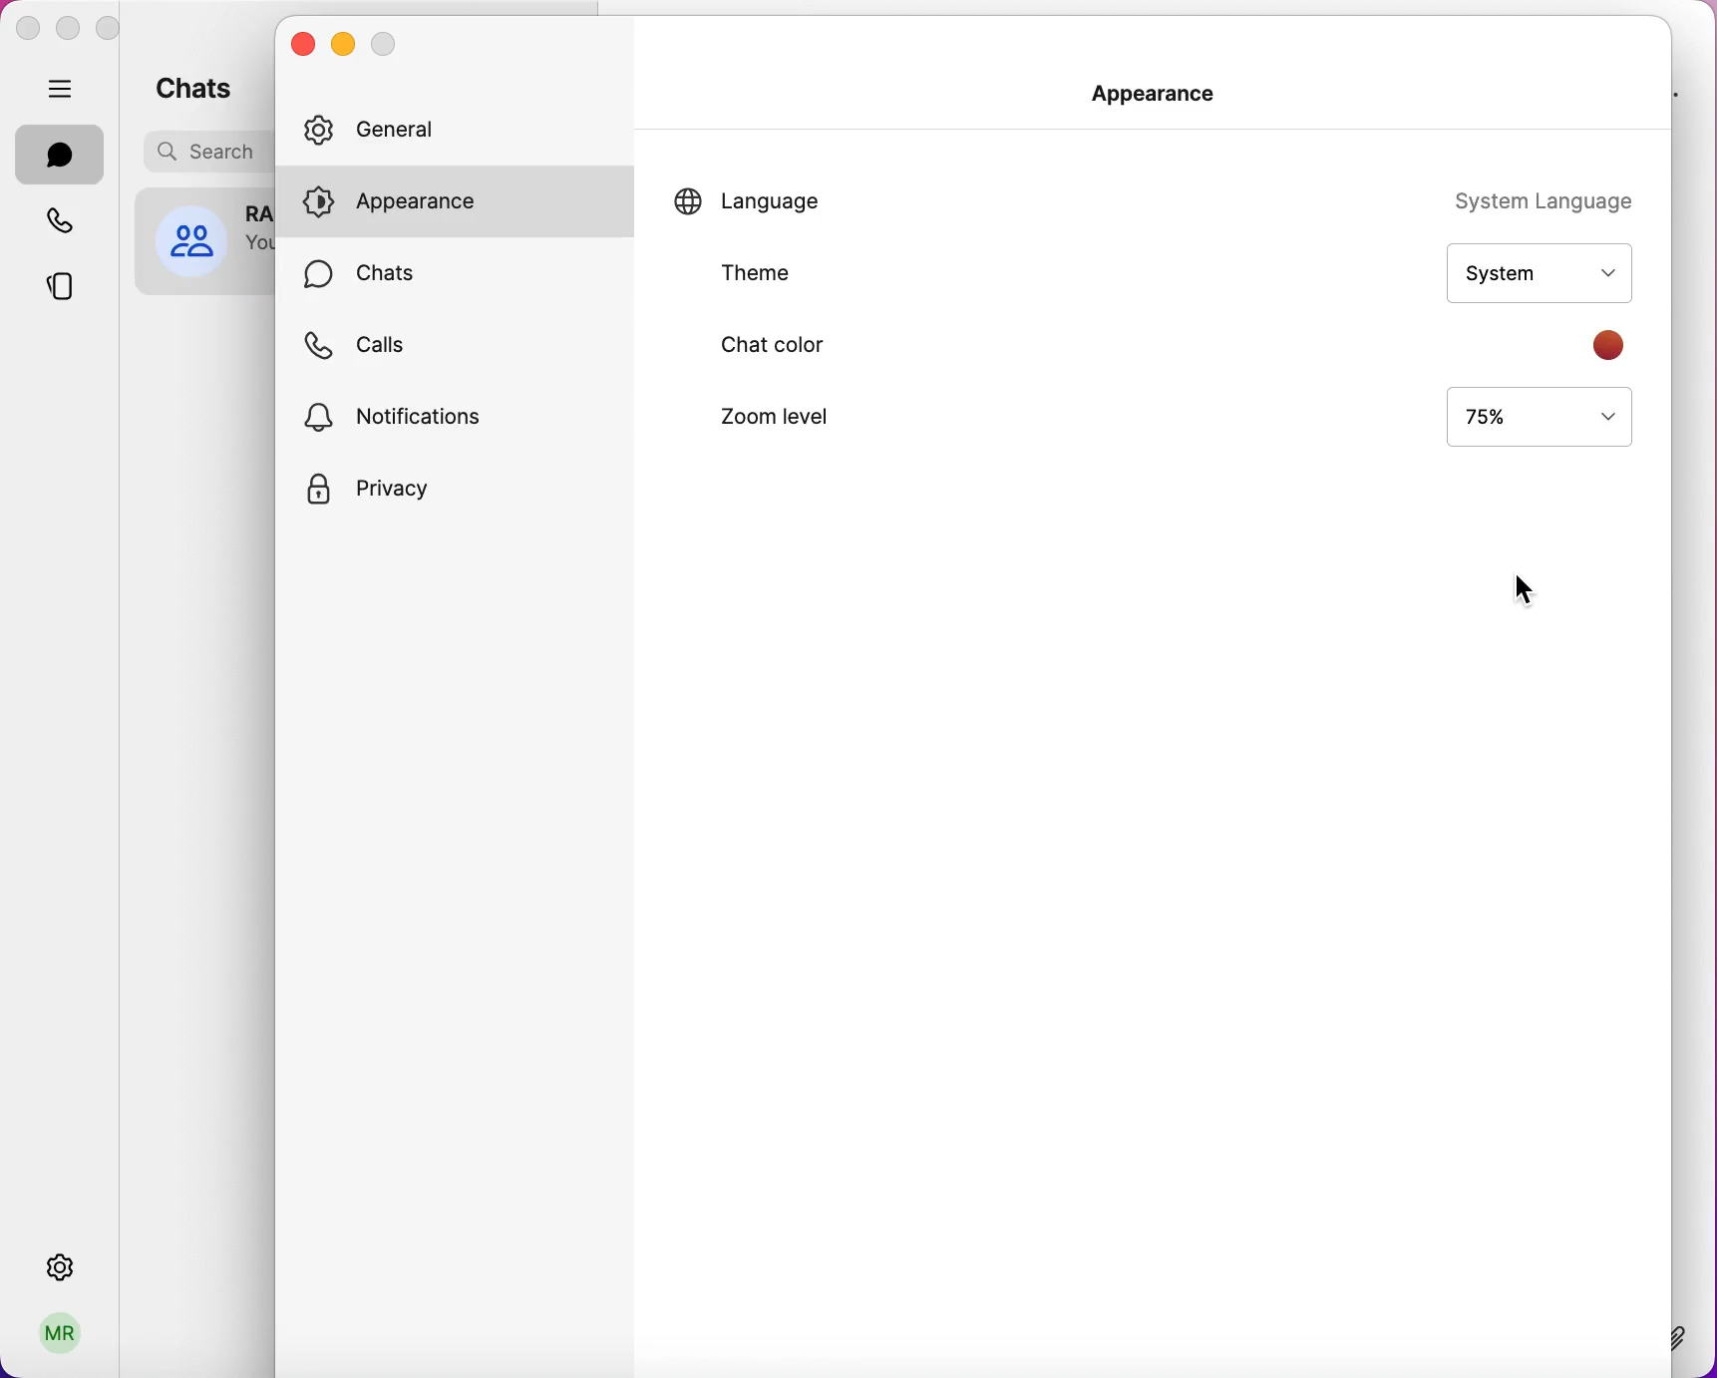 The width and height of the screenshot is (1717, 1378). Describe the element at coordinates (1512, 198) in the screenshot. I see `system language` at that location.